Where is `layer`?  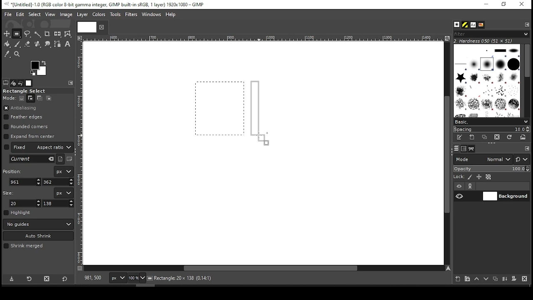 layer is located at coordinates (82, 15).